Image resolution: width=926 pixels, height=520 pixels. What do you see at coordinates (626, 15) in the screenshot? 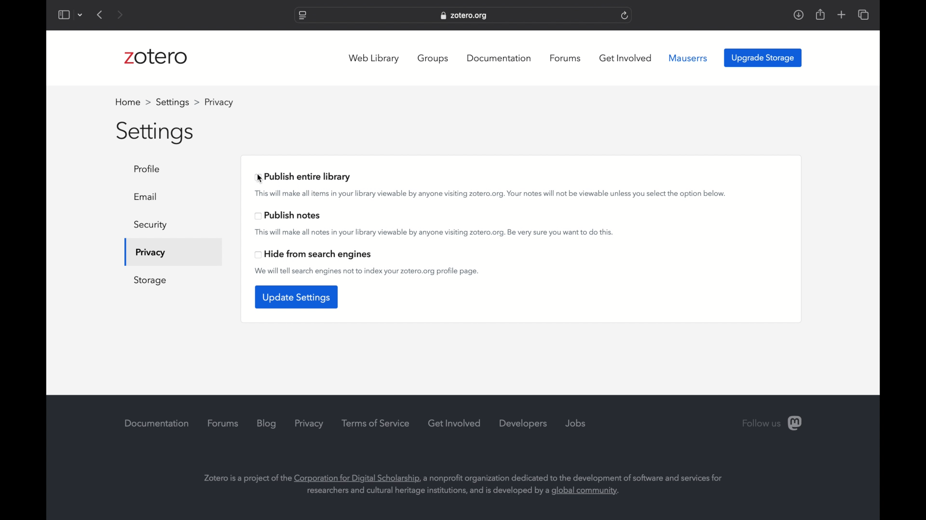
I see `refresh` at bounding box center [626, 15].